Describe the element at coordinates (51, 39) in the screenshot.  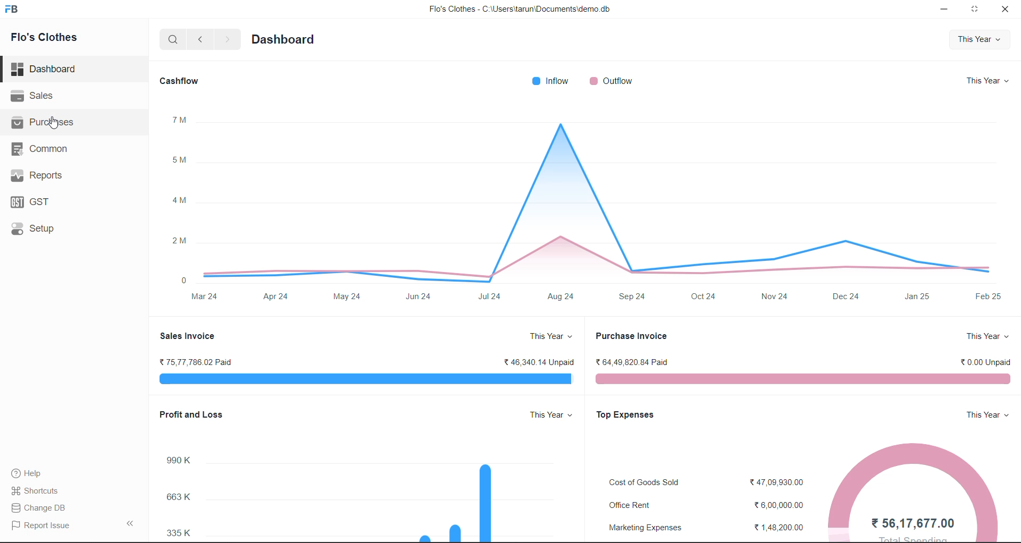
I see `Flo's Clothes` at that location.